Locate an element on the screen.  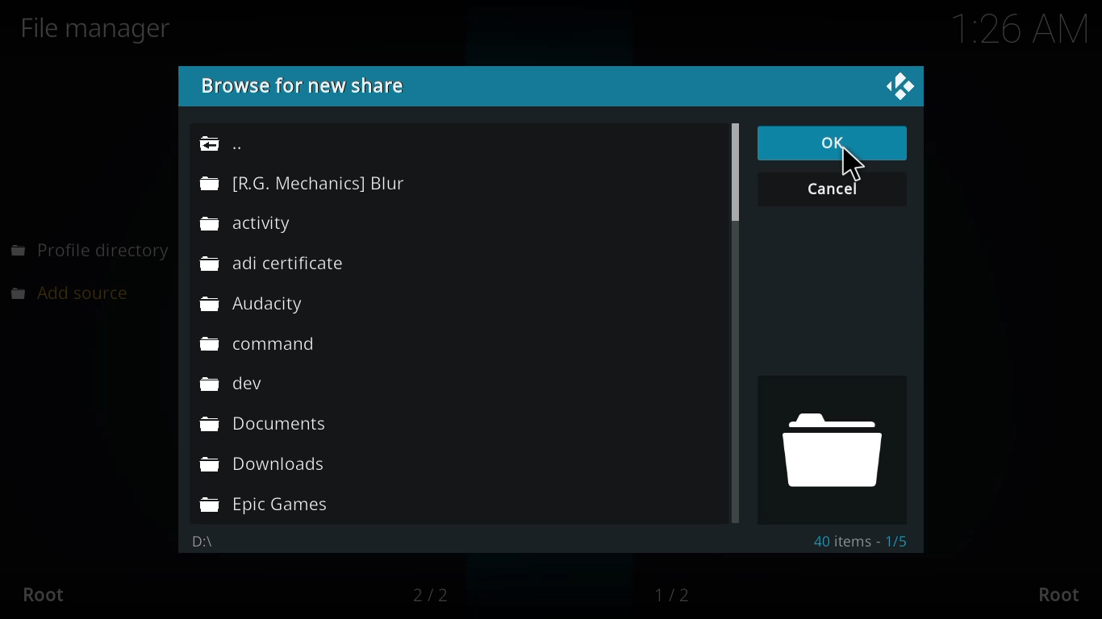
40 items is located at coordinates (861, 542).